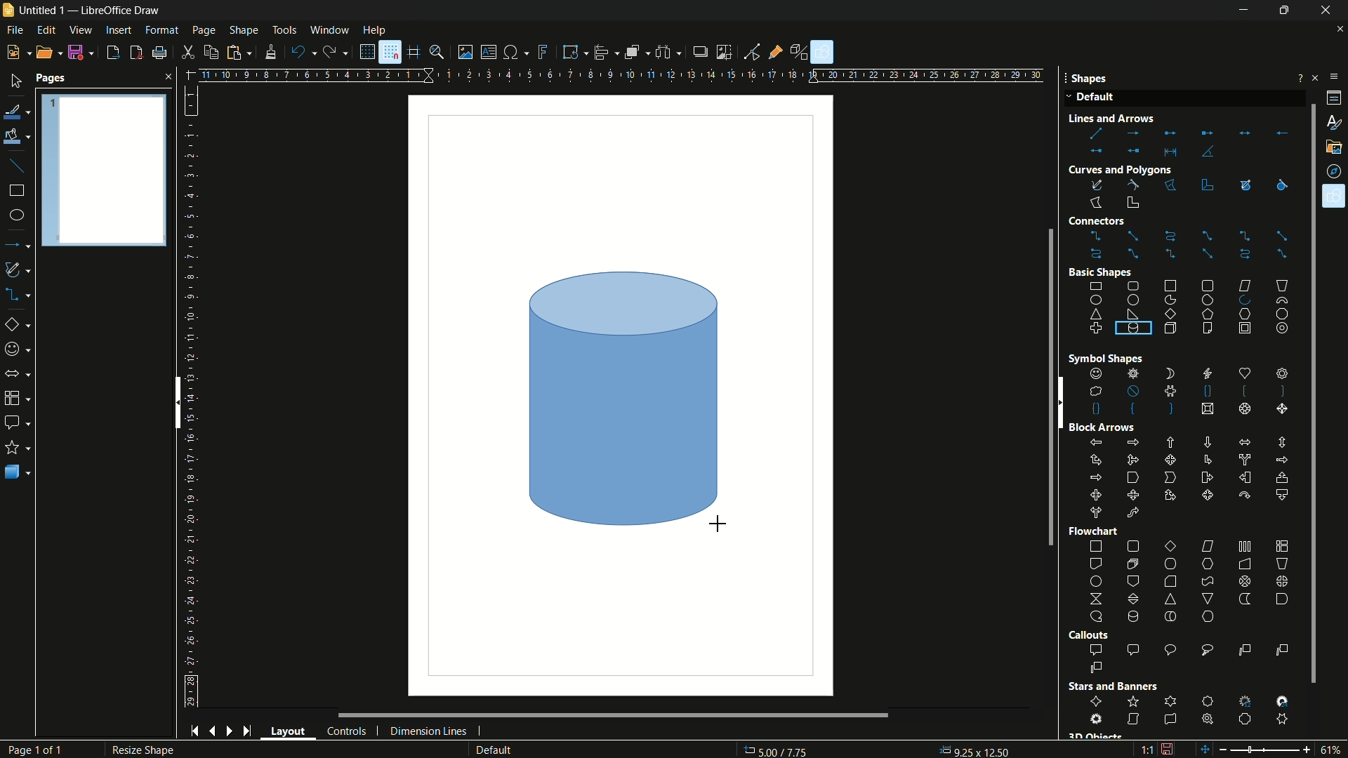 This screenshot has height=758, width=1348. I want to click on shapes, so click(1187, 392).